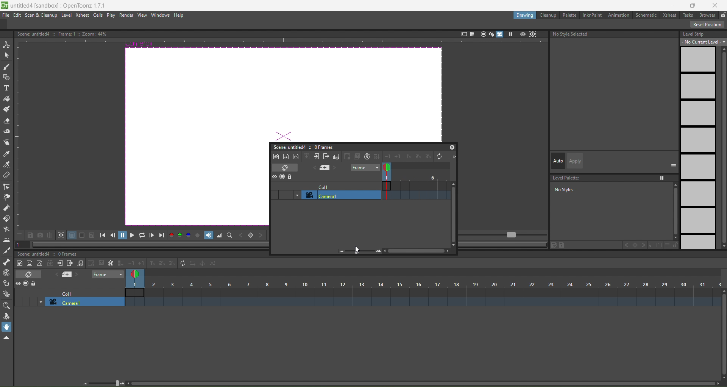  What do you see at coordinates (7, 292) in the screenshot?
I see `plastic tool` at bounding box center [7, 292].